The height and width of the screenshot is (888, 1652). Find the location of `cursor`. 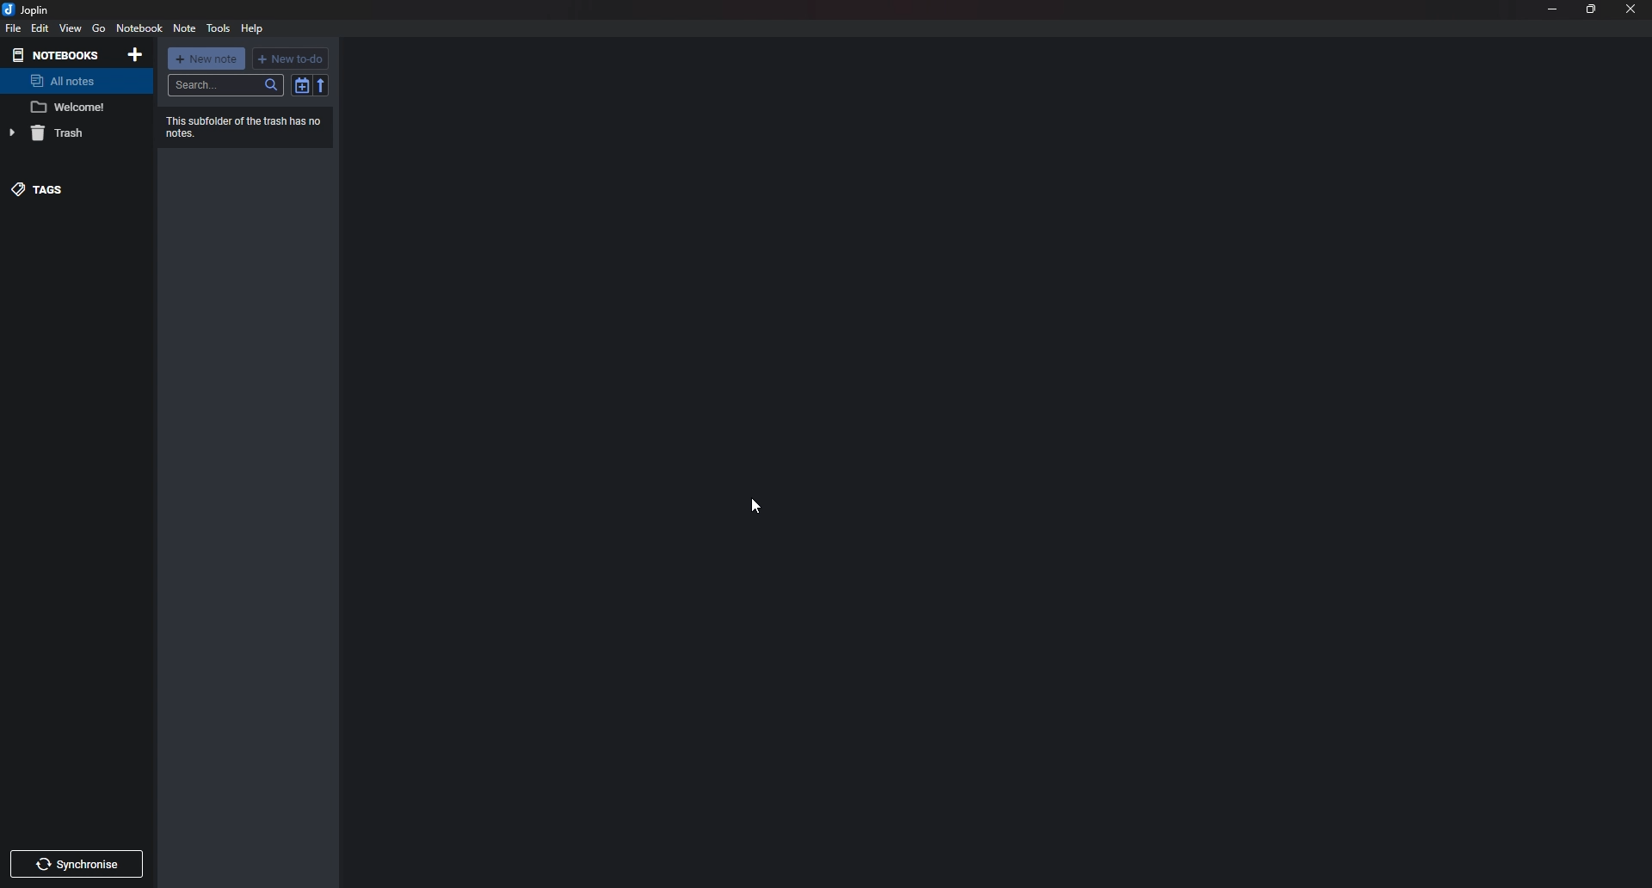

cursor is located at coordinates (756, 507).